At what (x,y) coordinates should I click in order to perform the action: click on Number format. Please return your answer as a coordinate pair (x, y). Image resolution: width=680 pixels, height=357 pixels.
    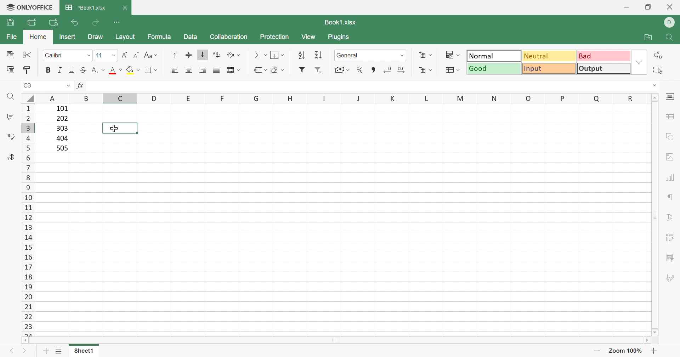
    Looking at the image, I should click on (355, 55).